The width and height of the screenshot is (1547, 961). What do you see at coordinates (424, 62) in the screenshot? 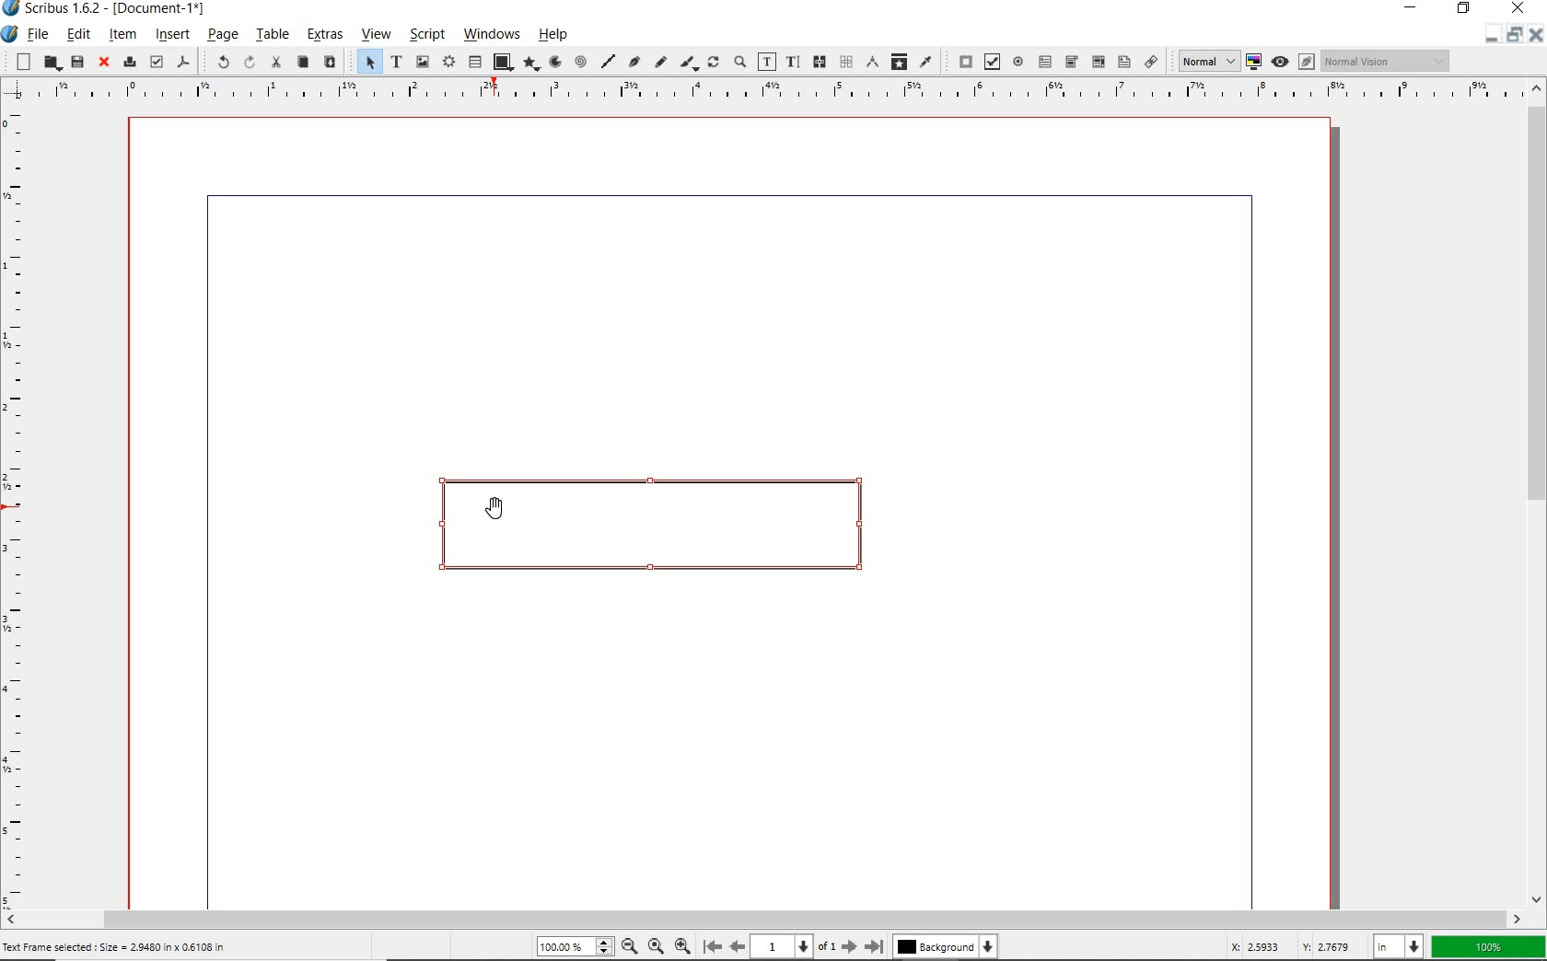
I see `image frame` at bounding box center [424, 62].